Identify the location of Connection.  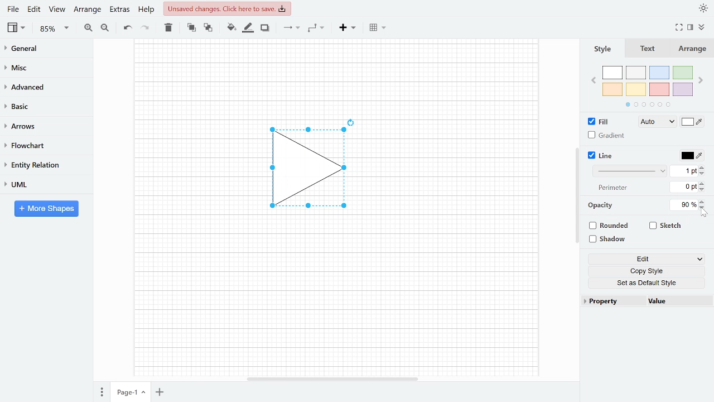
(291, 27).